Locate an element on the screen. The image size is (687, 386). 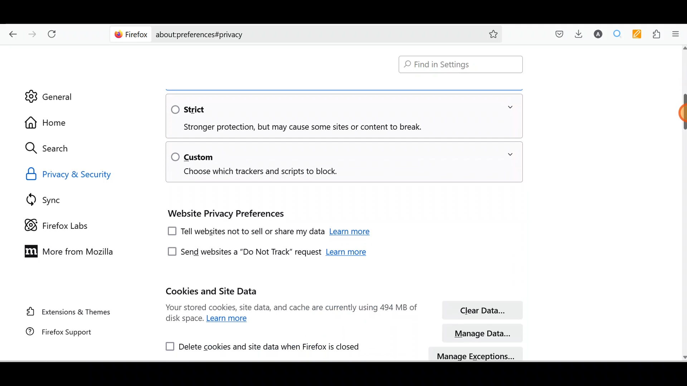
Send websites a "Do Not Track" request. is located at coordinates (242, 252).